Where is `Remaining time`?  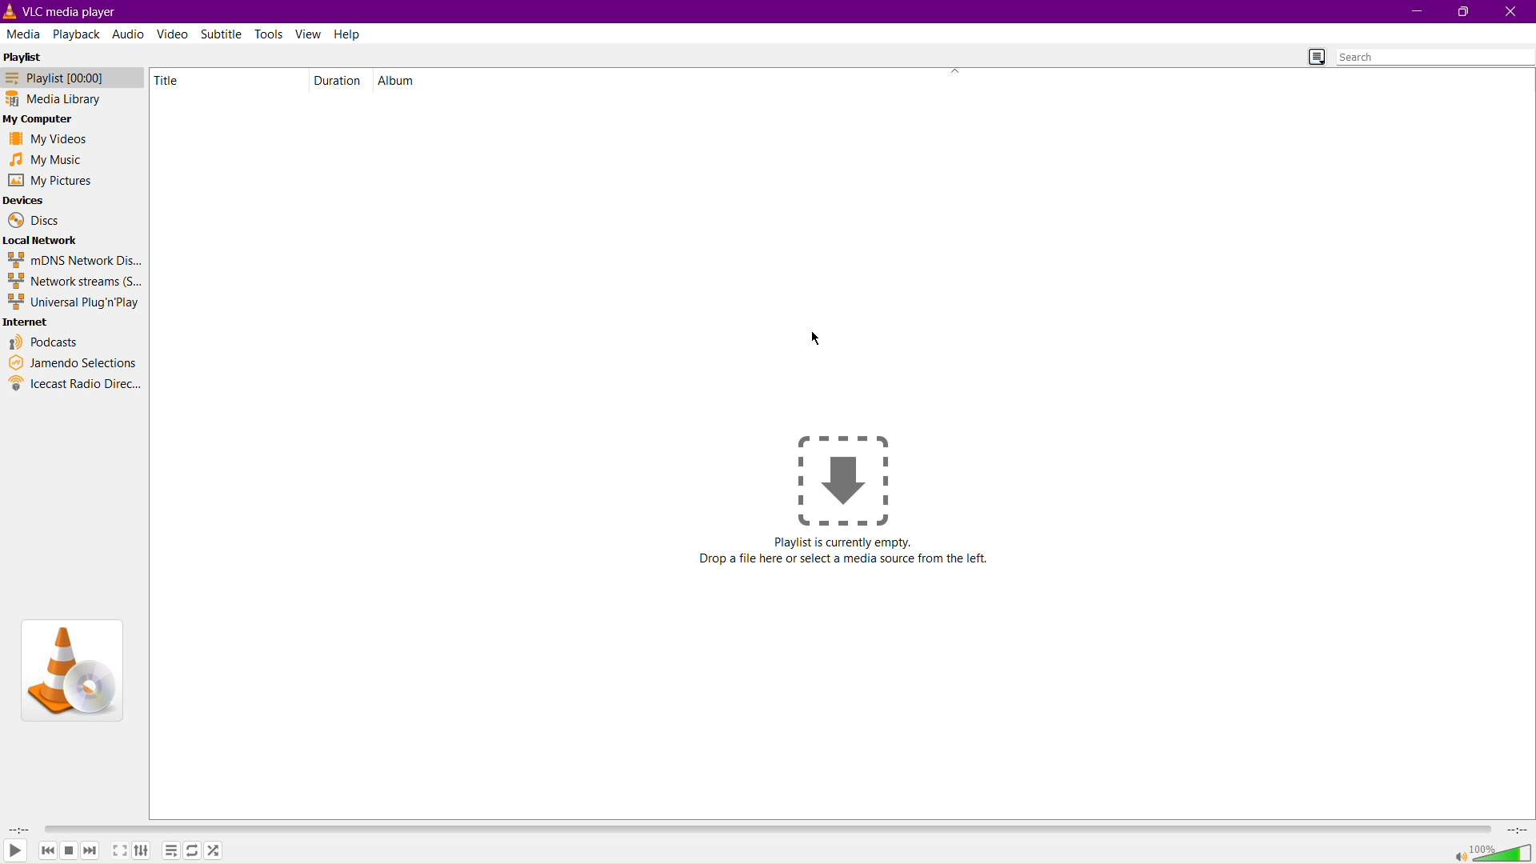 Remaining time is located at coordinates (1518, 830).